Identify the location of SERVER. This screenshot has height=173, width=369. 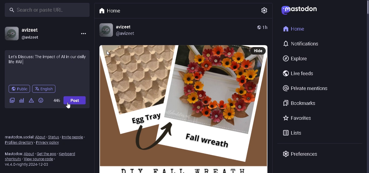
(28, 165).